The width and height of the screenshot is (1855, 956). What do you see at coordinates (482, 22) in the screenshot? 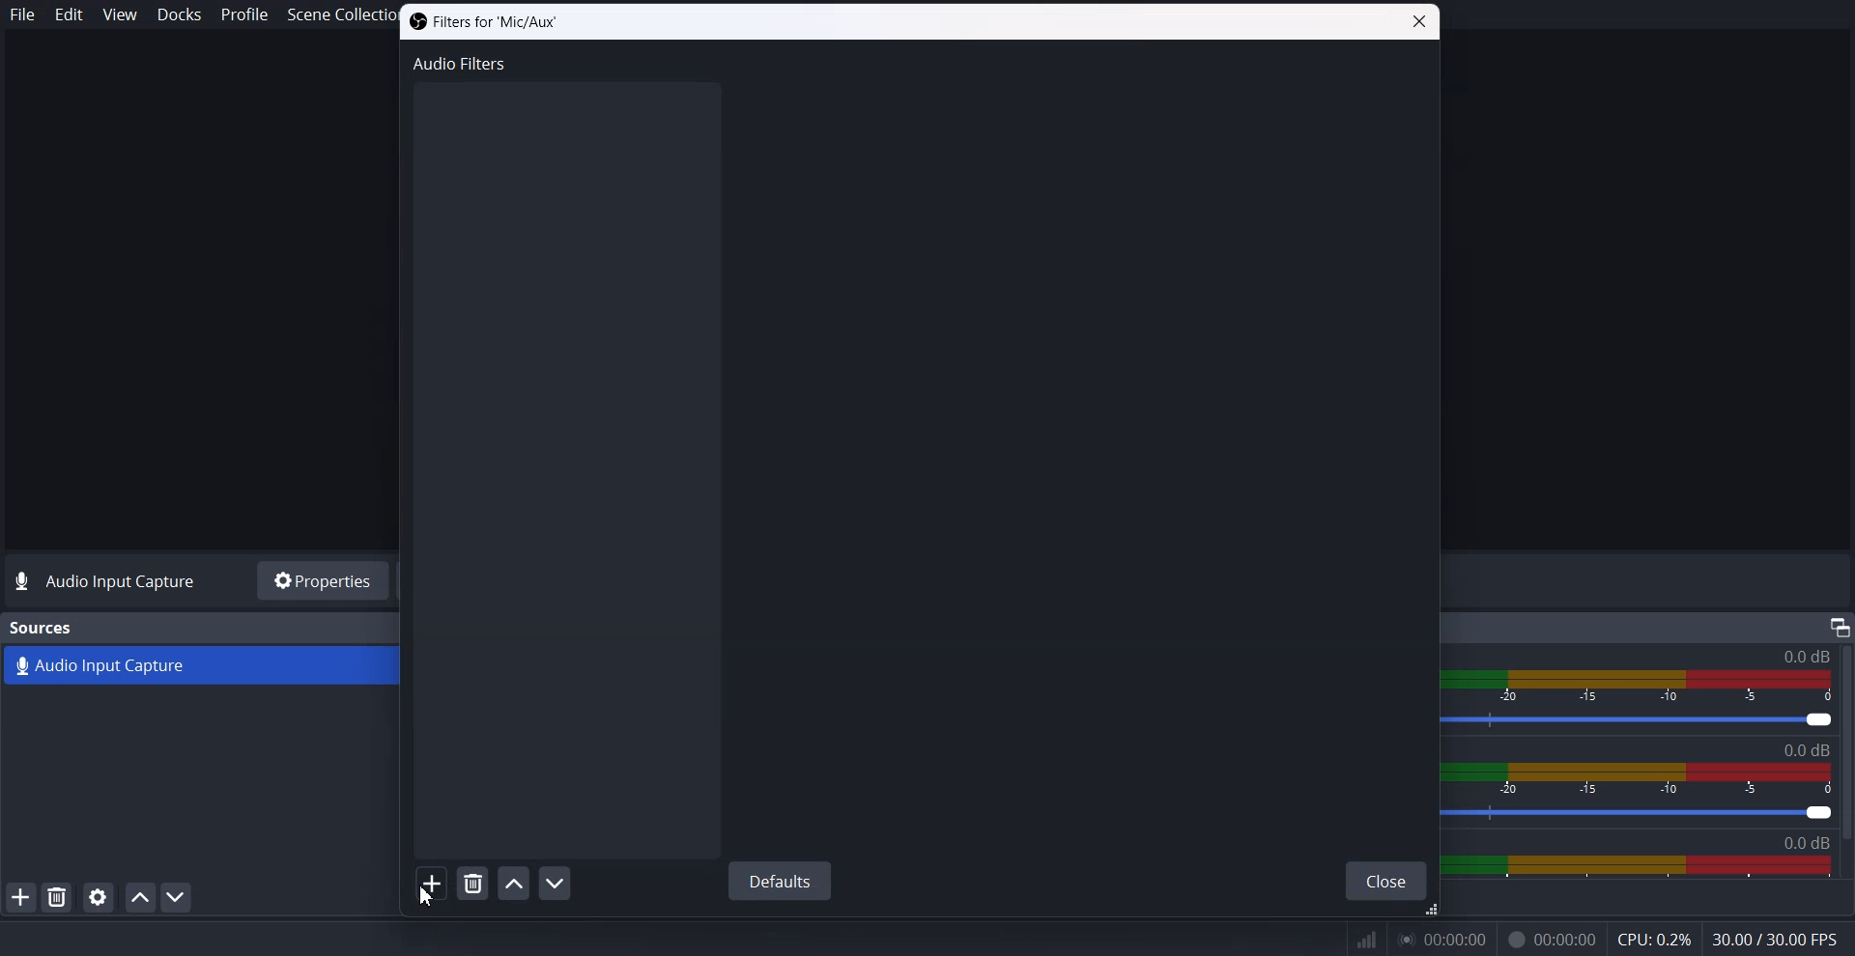
I see `Text` at bounding box center [482, 22].